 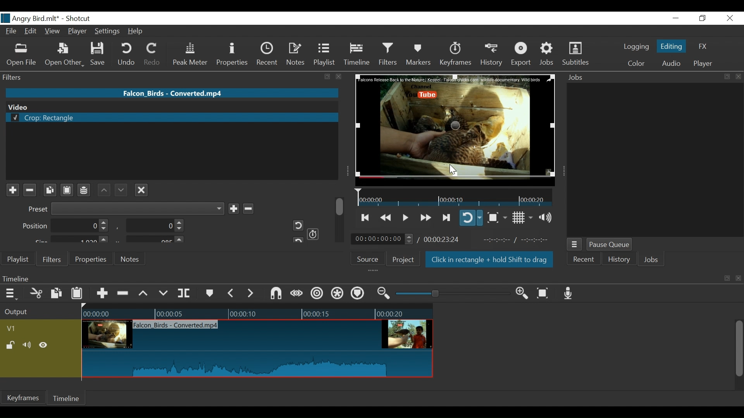 What do you see at coordinates (655, 159) in the screenshot?
I see `Jobs Panel` at bounding box center [655, 159].